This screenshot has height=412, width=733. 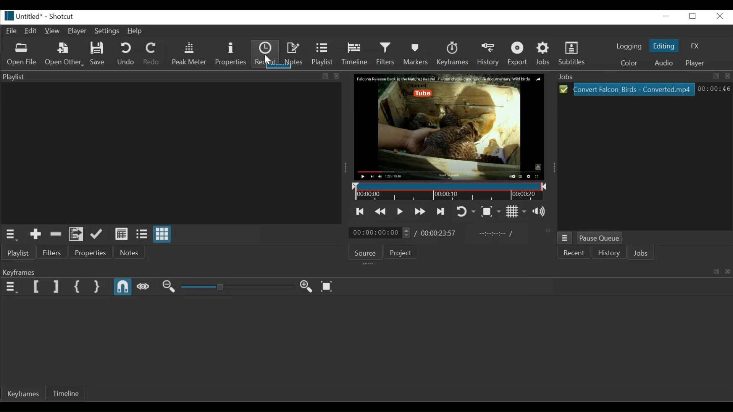 What do you see at coordinates (265, 53) in the screenshot?
I see `Recent` at bounding box center [265, 53].